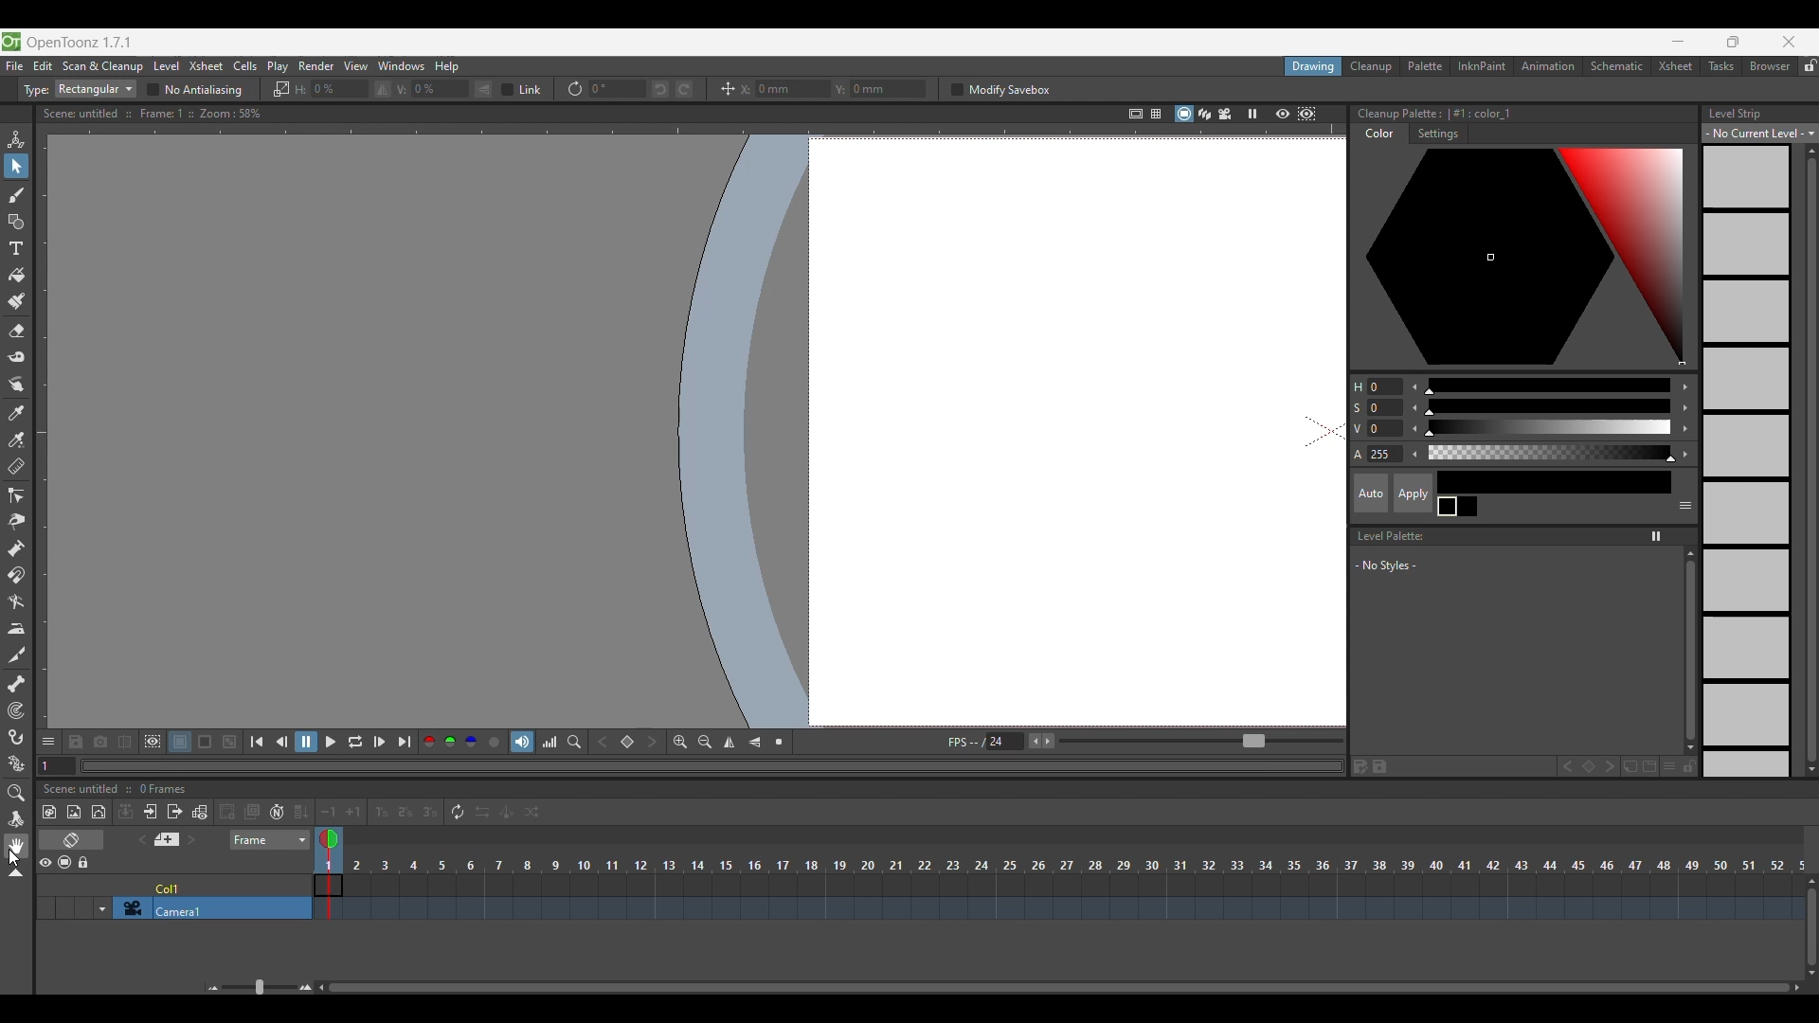 The width and height of the screenshot is (1819, 1023). Describe the element at coordinates (16, 495) in the screenshot. I see `Control point editor tool` at that location.